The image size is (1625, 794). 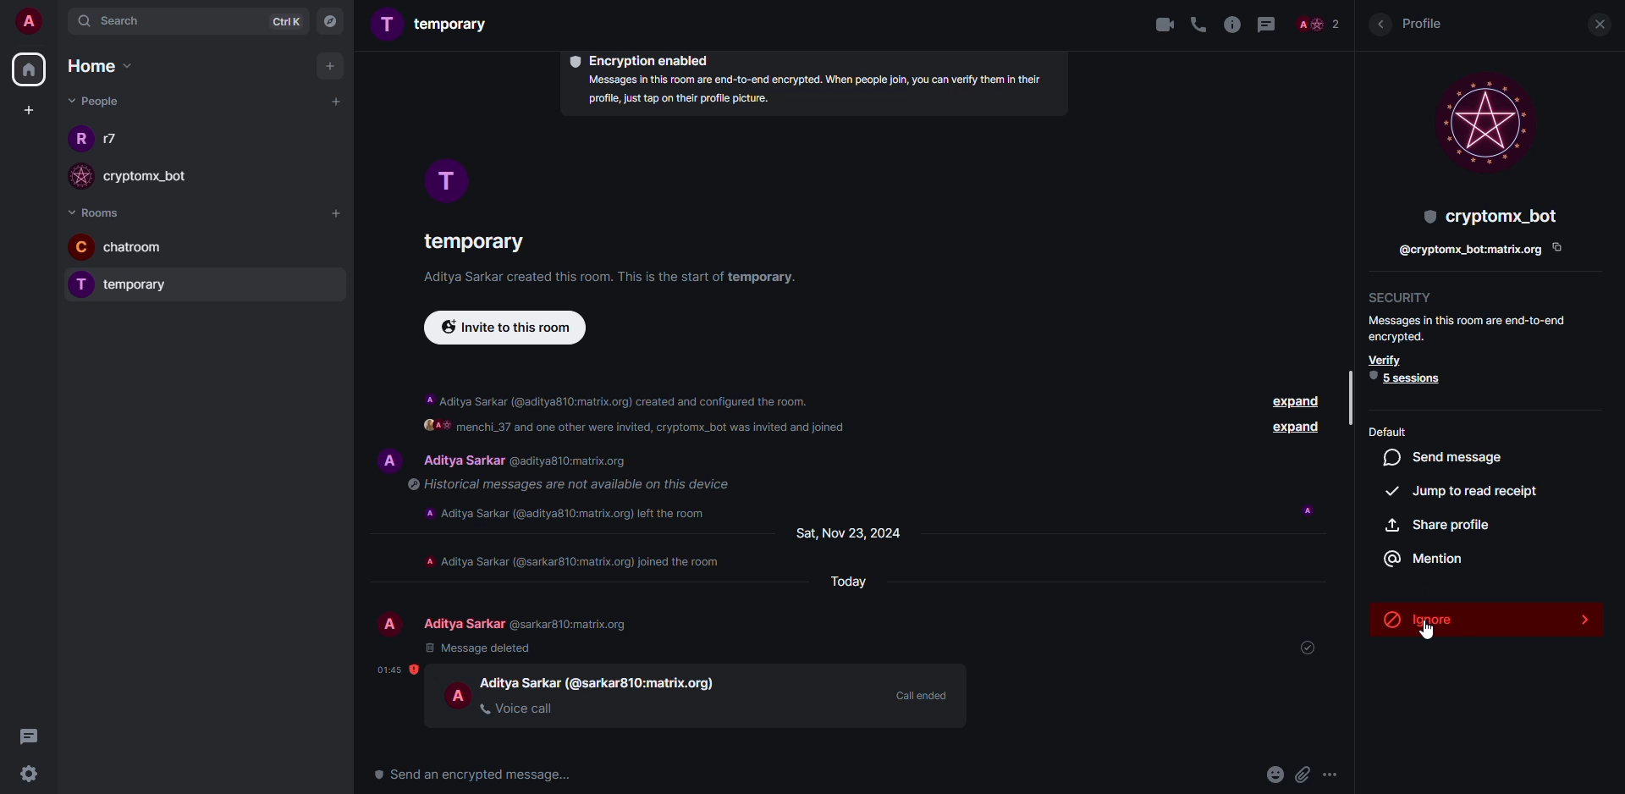 What do you see at coordinates (529, 624) in the screenshot?
I see `people` at bounding box center [529, 624].